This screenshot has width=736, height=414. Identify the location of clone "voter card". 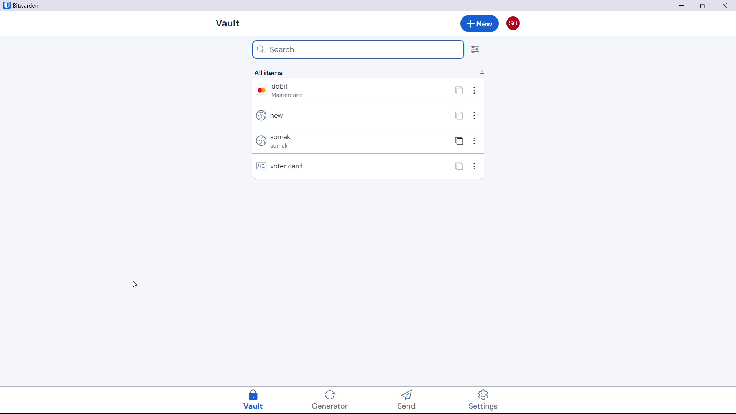
(459, 166).